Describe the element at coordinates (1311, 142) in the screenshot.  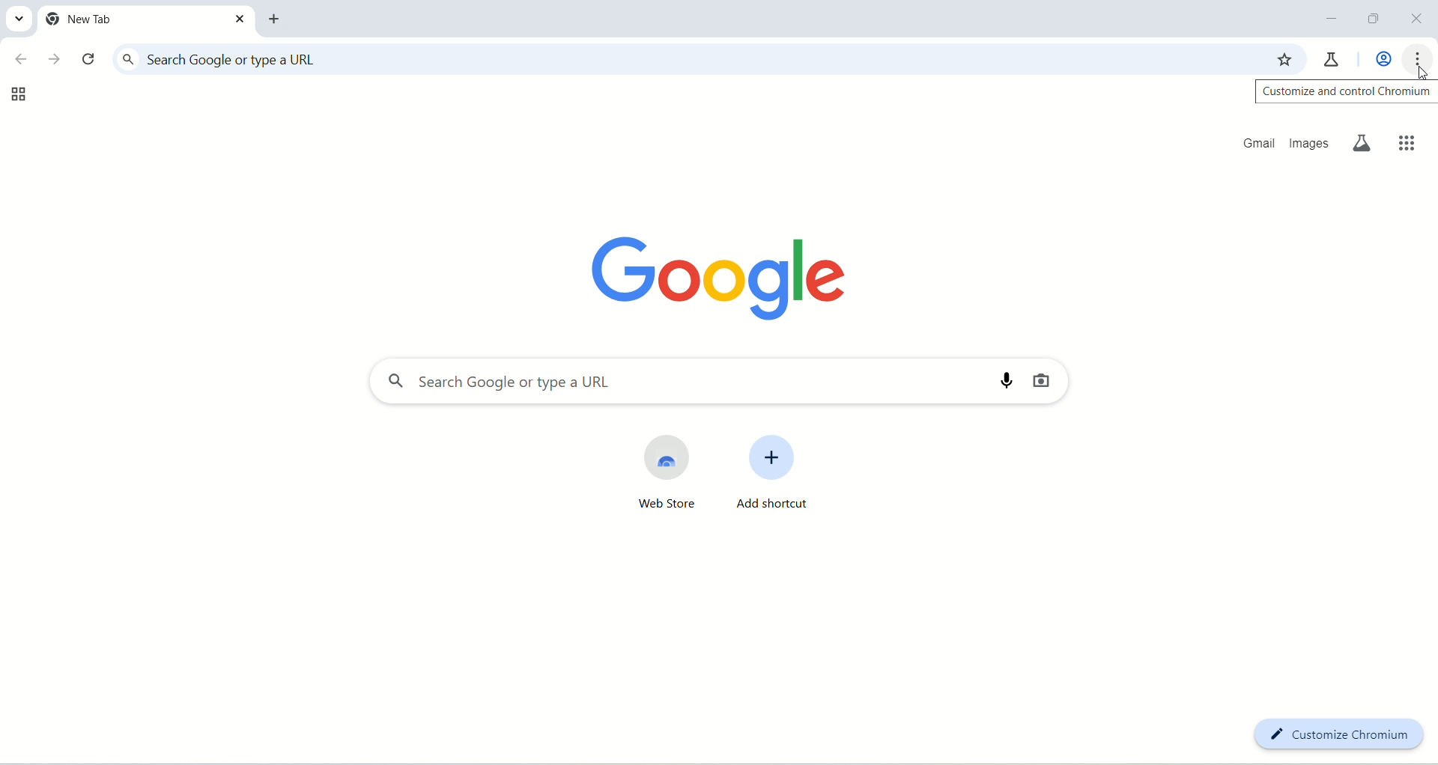
I see `images` at that location.